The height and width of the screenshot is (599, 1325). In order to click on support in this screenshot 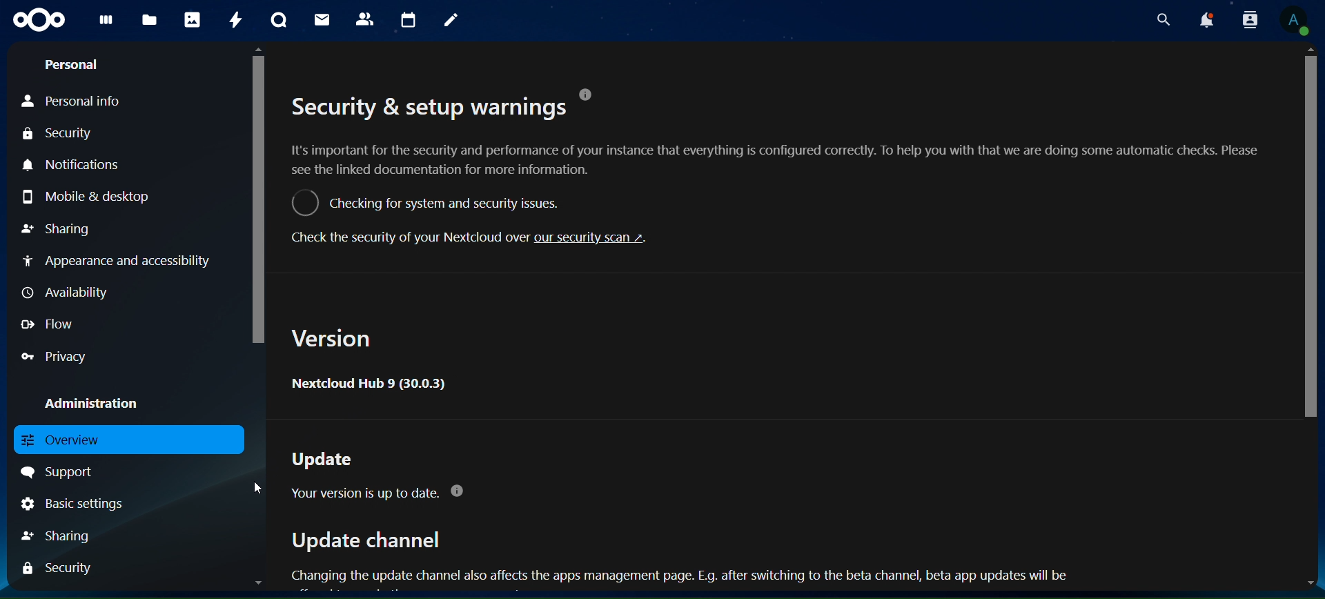, I will do `click(61, 470)`.